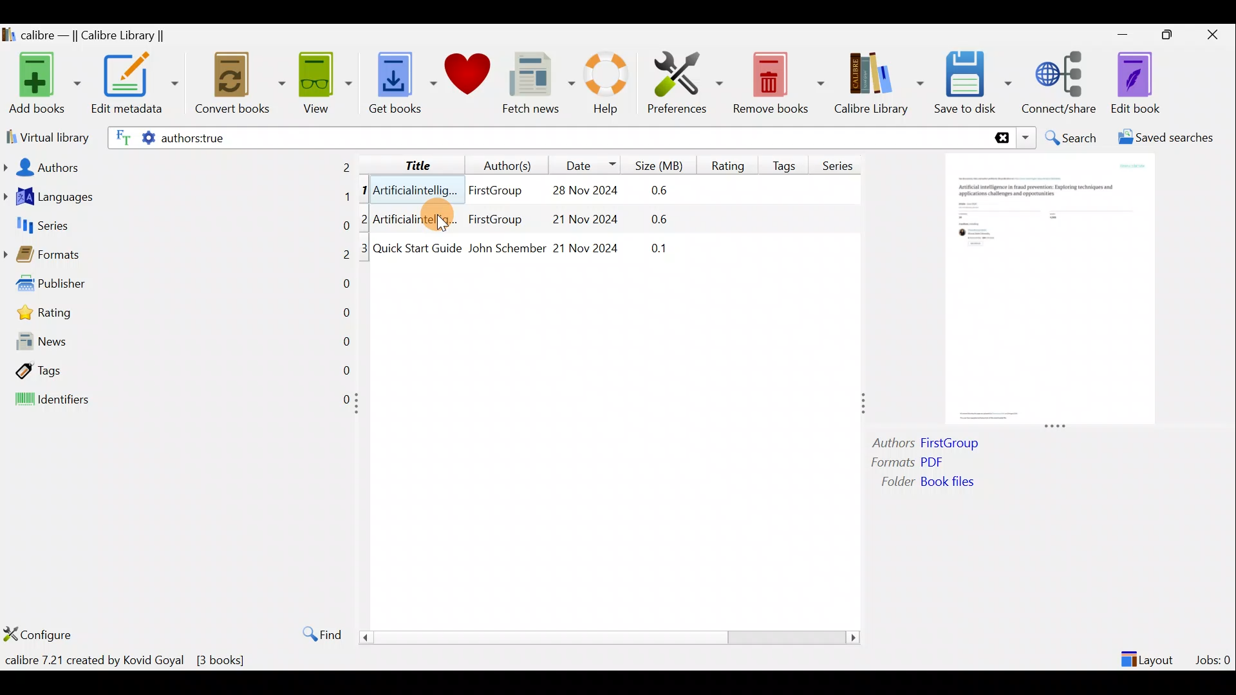 The height and width of the screenshot is (695, 1236). I want to click on Edit book, so click(1133, 84).